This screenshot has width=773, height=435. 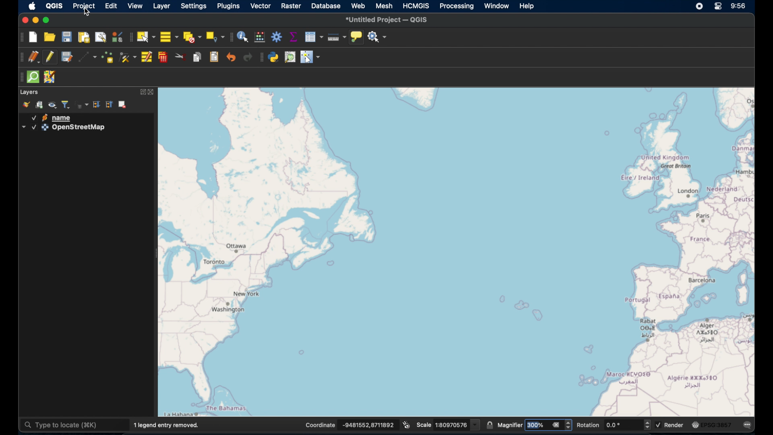 I want to click on close, so click(x=153, y=92).